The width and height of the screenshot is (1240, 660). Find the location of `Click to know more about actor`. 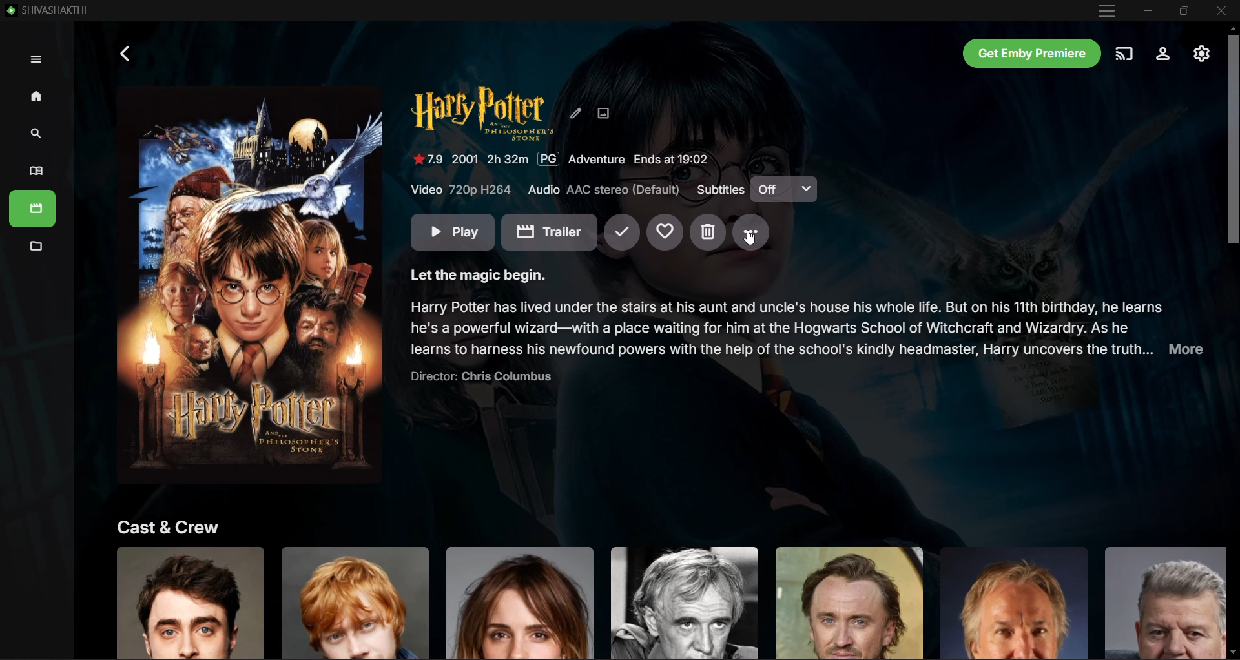

Click to know more about actor is located at coordinates (190, 602).